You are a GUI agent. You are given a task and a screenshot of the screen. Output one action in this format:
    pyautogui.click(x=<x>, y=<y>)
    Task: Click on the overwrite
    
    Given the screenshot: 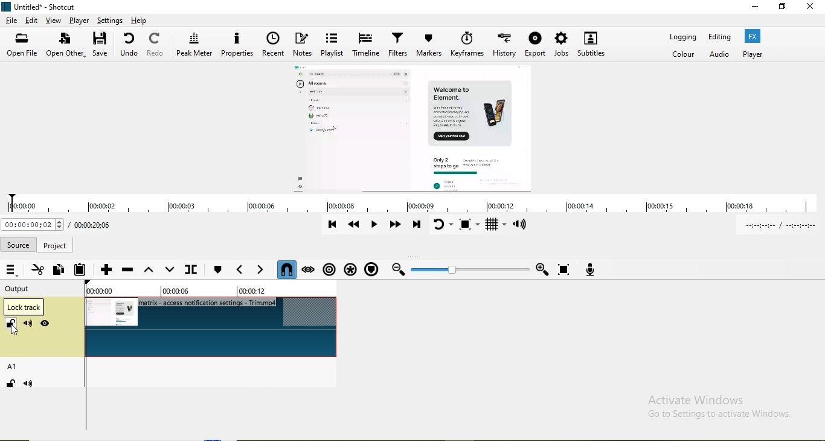 What is the action you would take?
    pyautogui.click(x=170, y=269)
    